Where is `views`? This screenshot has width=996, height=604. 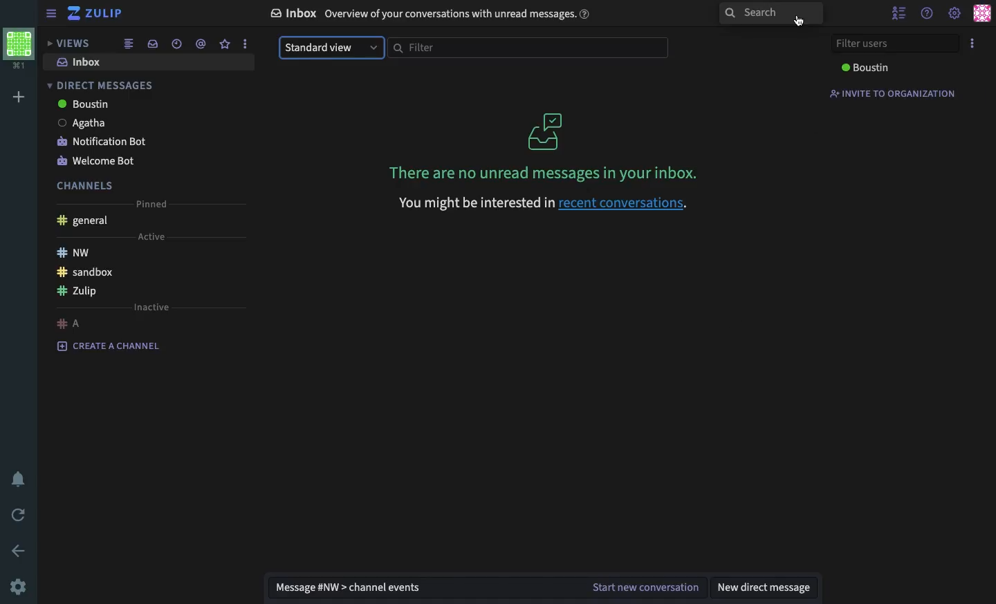
views is located at coordinates (69, 44).